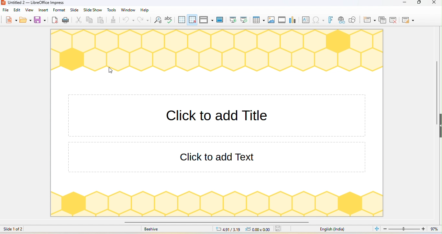 The width and height of the screenshot is (442, 234). What do you see at coordinates (433, 3) in the screenshot?
I see `close` at bounding box center [433, 3].